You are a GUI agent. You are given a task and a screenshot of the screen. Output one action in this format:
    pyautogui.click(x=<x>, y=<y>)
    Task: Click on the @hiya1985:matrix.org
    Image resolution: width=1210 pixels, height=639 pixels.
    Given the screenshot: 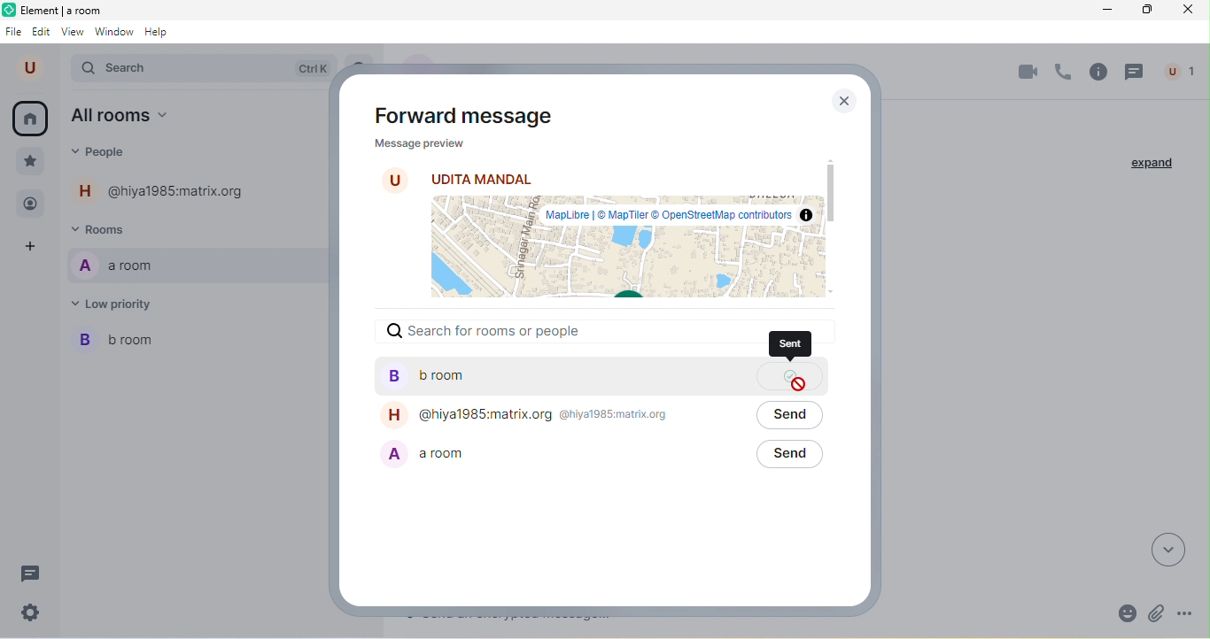 What is the action you would take?
    pyautogui.click(x=558, y=416)
    